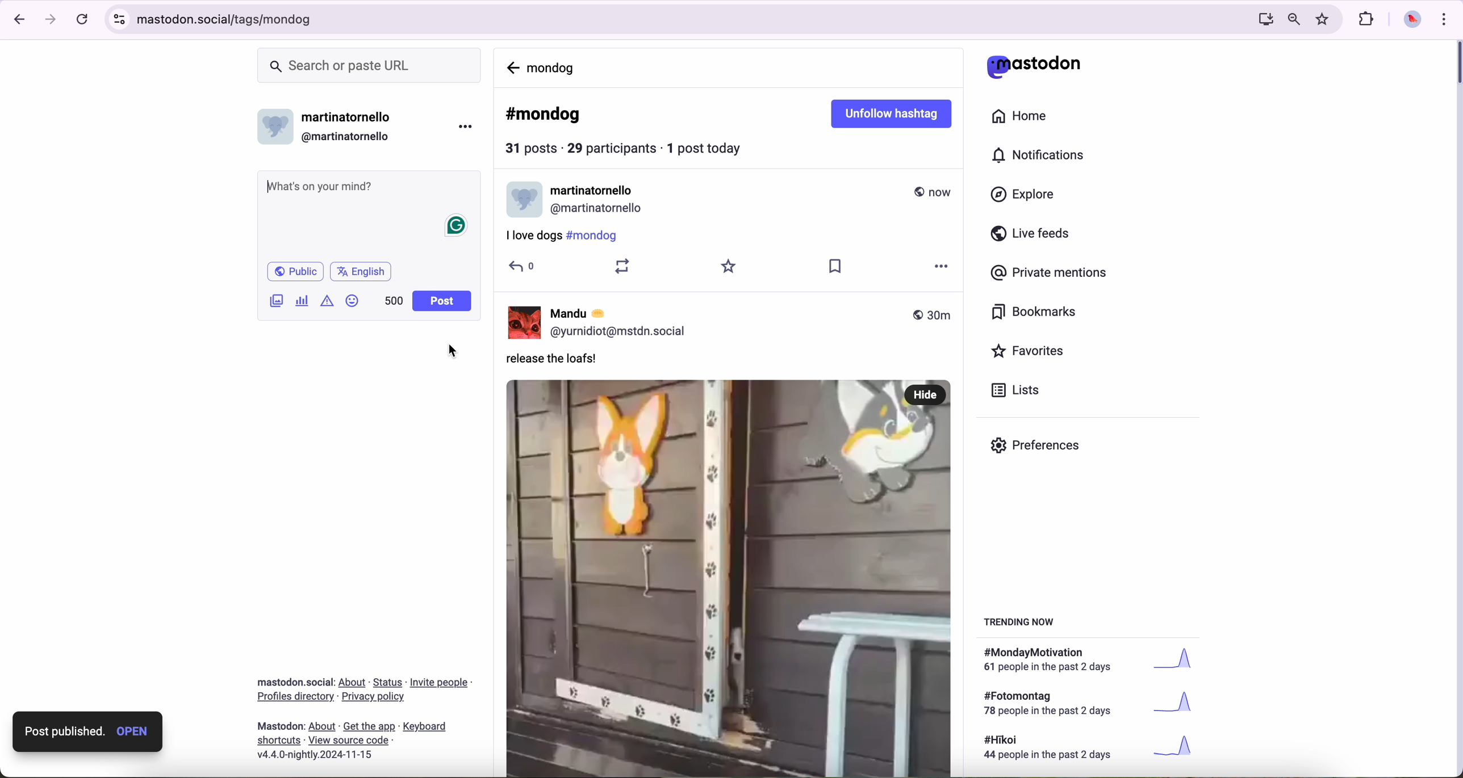 This screenshot has height=778, width=1463. I want to click on Mandu profile, so click(522, 200).